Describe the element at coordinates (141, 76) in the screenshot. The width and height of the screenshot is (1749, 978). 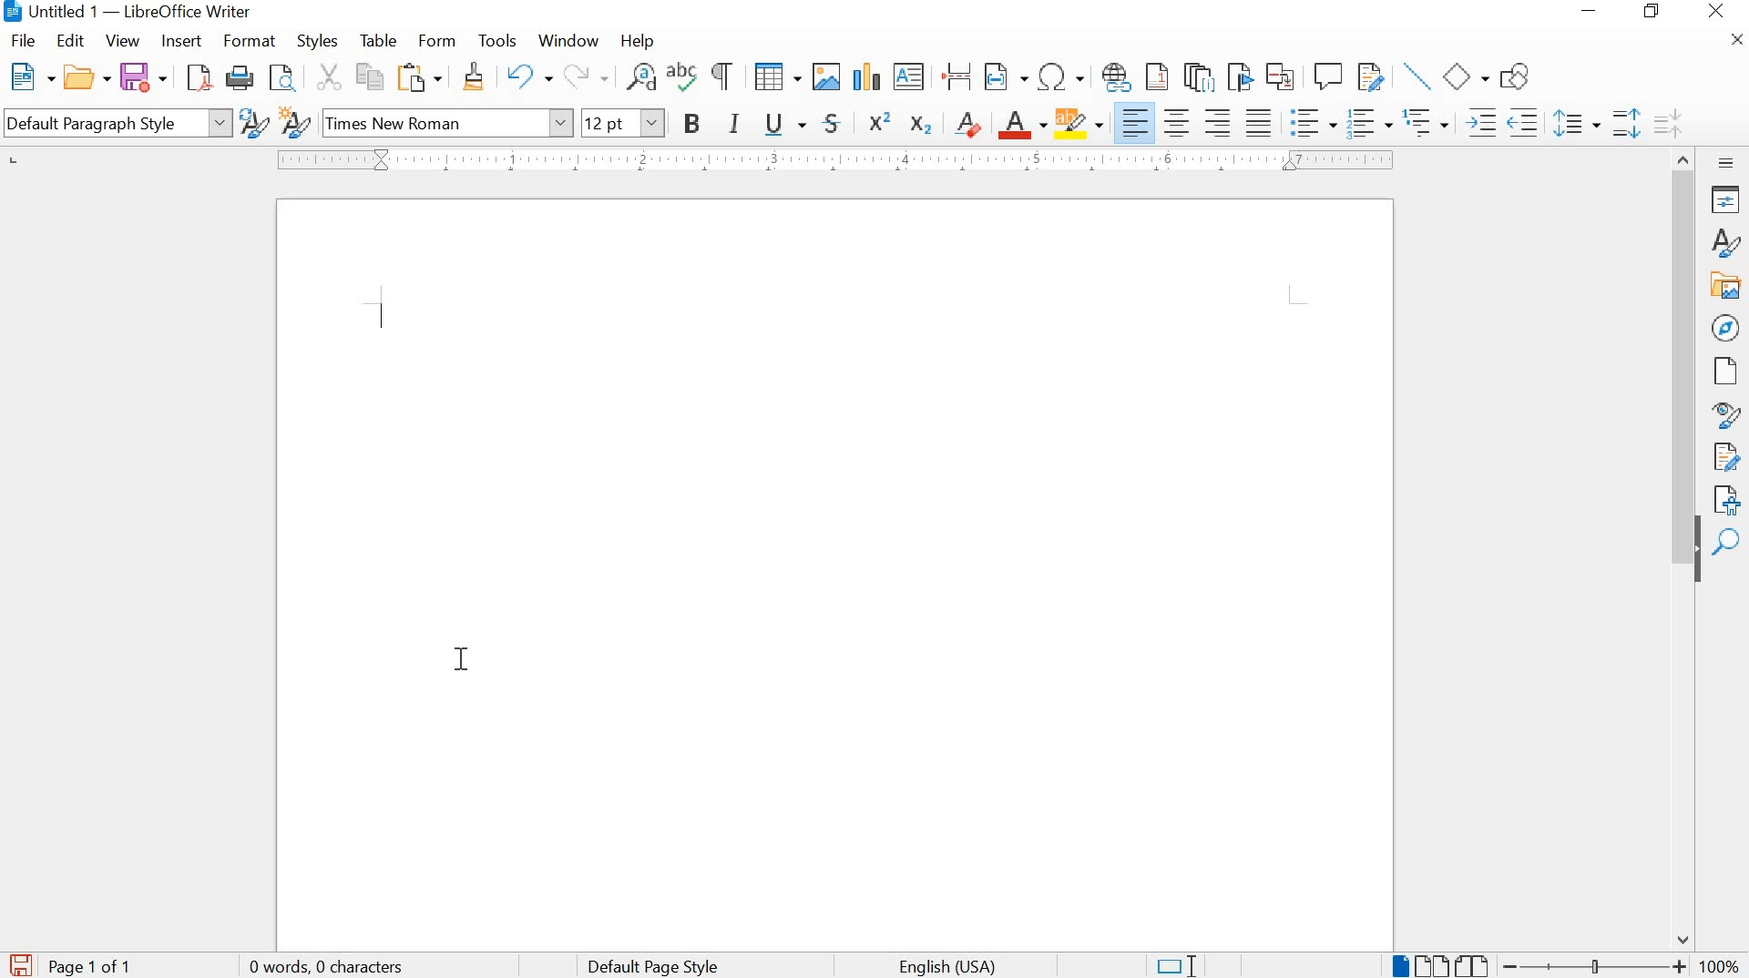
I see `SAVE` at that location.